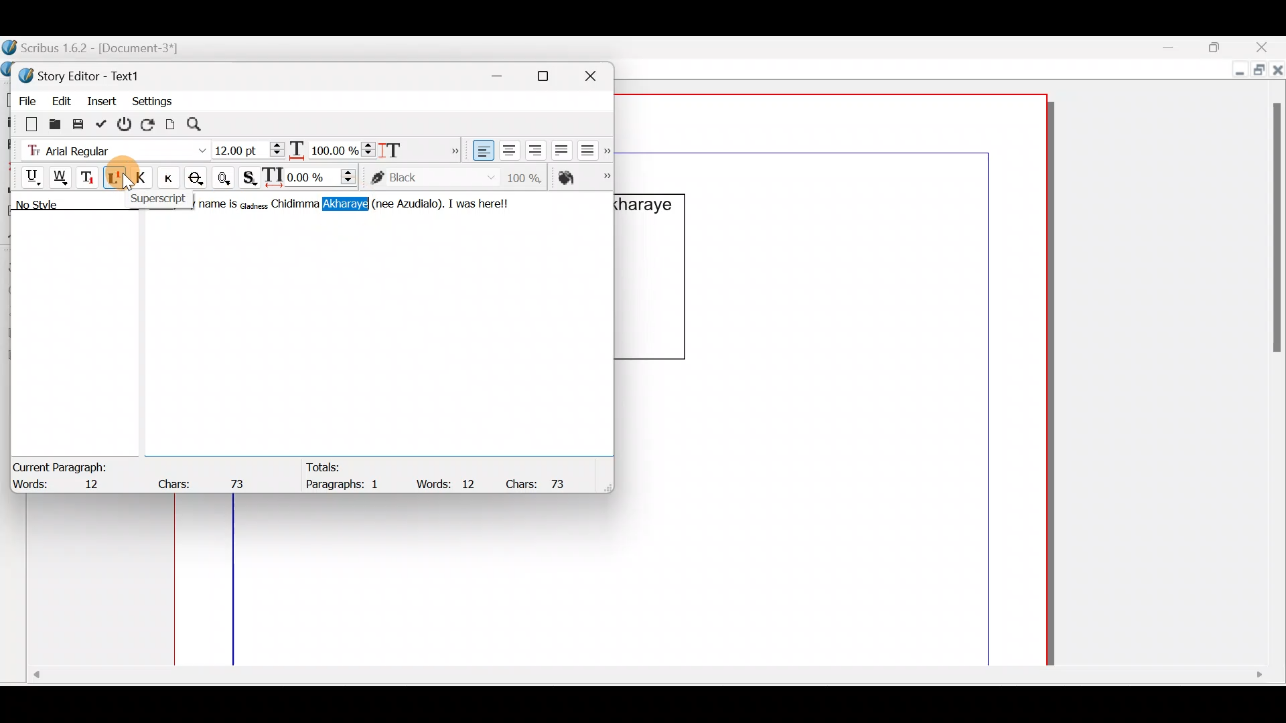  I want to click on Align text right, so click(532, 151).